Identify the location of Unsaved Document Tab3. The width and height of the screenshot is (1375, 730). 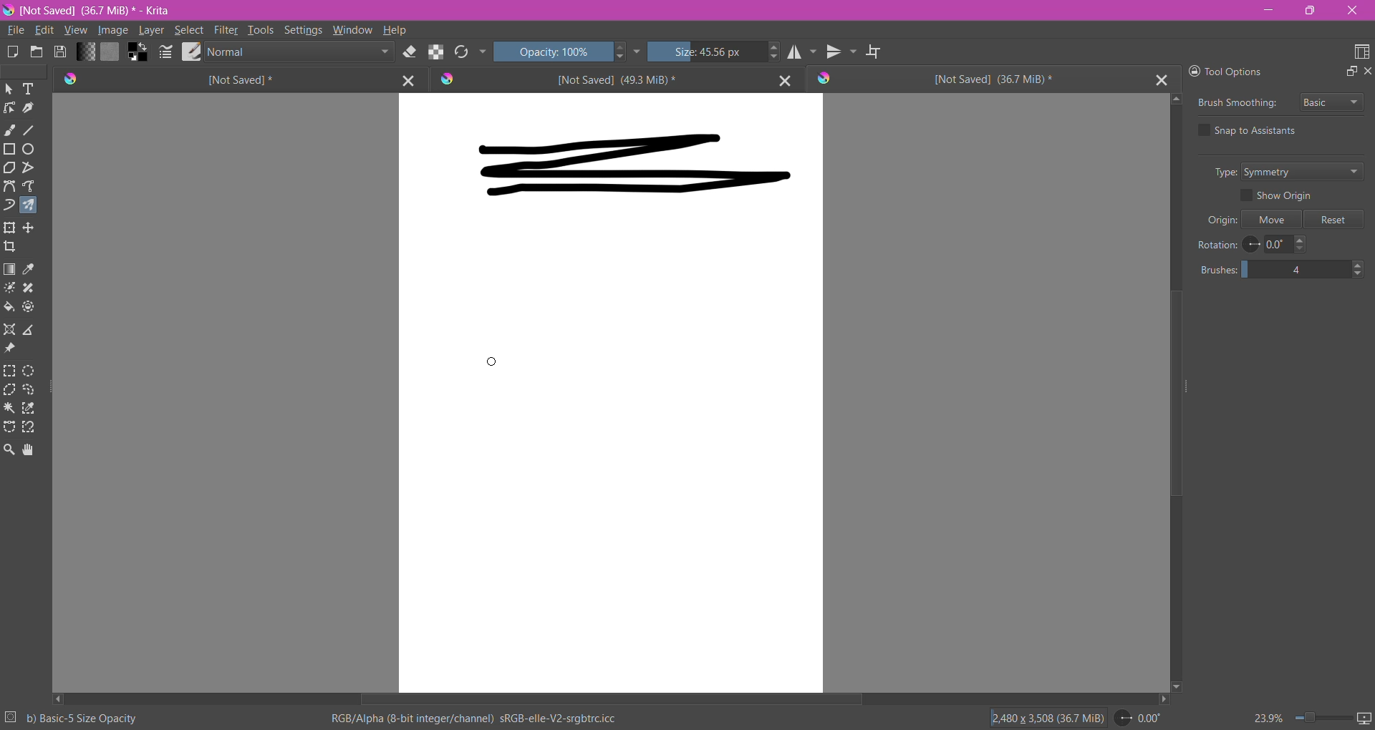
(979, 79).